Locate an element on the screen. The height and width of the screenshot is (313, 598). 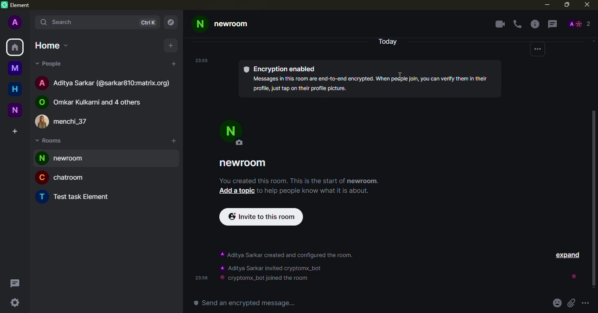
element is located at coordinates (17, 5).